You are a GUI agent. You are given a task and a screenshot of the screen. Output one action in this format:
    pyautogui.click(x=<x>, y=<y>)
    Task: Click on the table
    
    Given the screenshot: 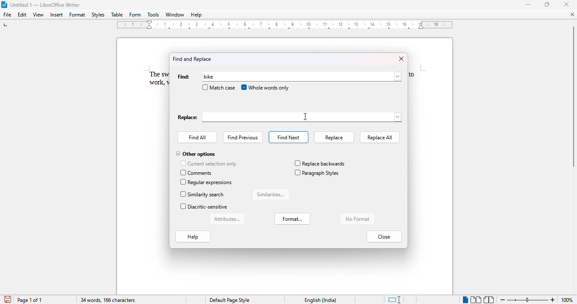 What is the action you would take?
    pyautogui.click(x=117, y=15)
    